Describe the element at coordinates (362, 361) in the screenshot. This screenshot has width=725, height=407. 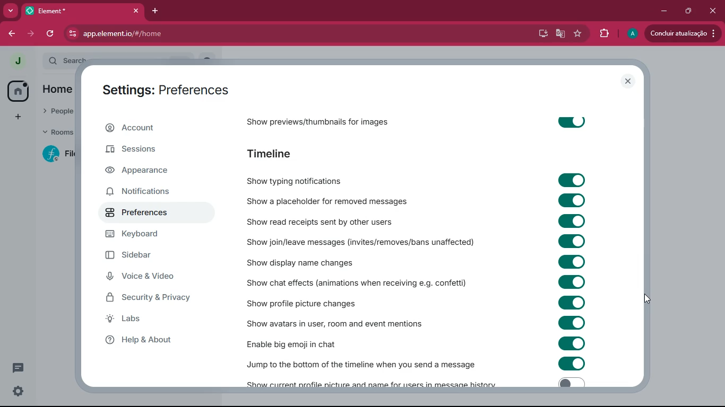
I see `jump to the bottom of the timeline when you send a message` at that location.